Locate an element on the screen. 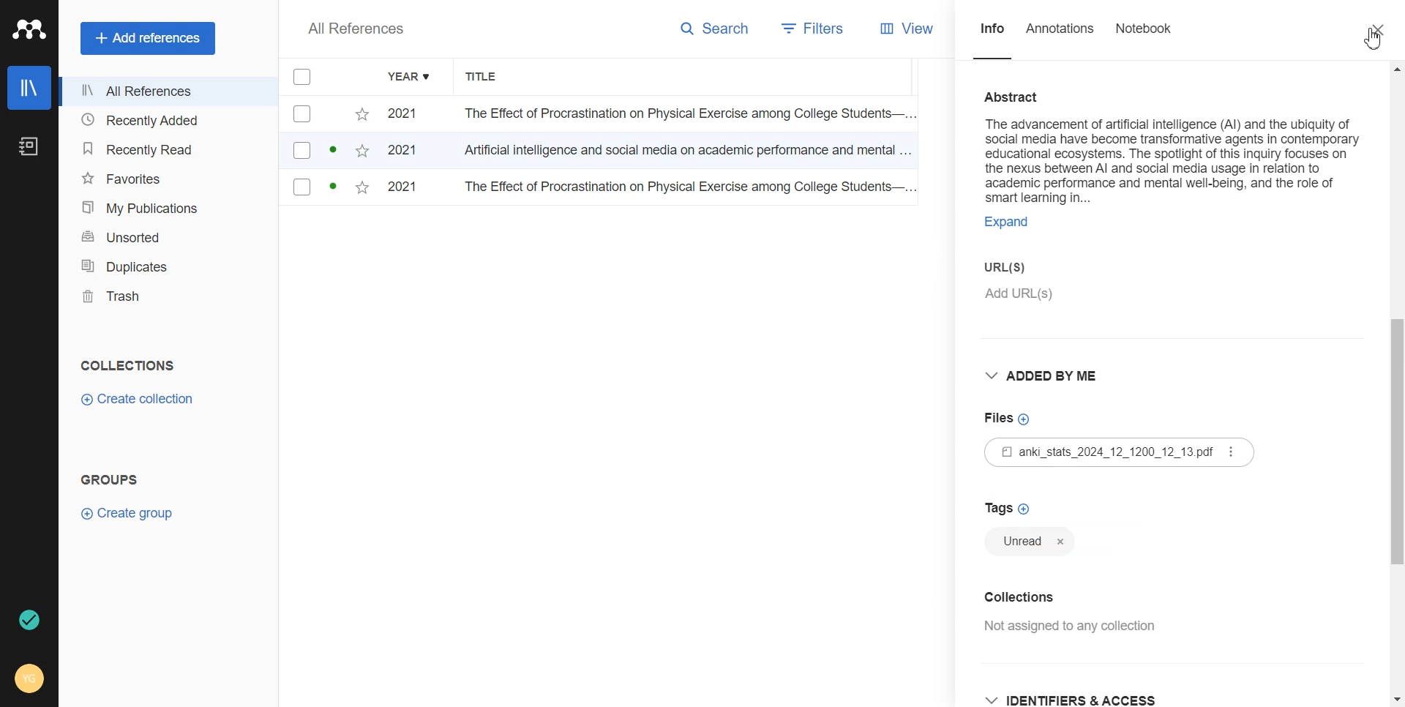  Vertical scroll bar is located at coordinates (1396, 382).